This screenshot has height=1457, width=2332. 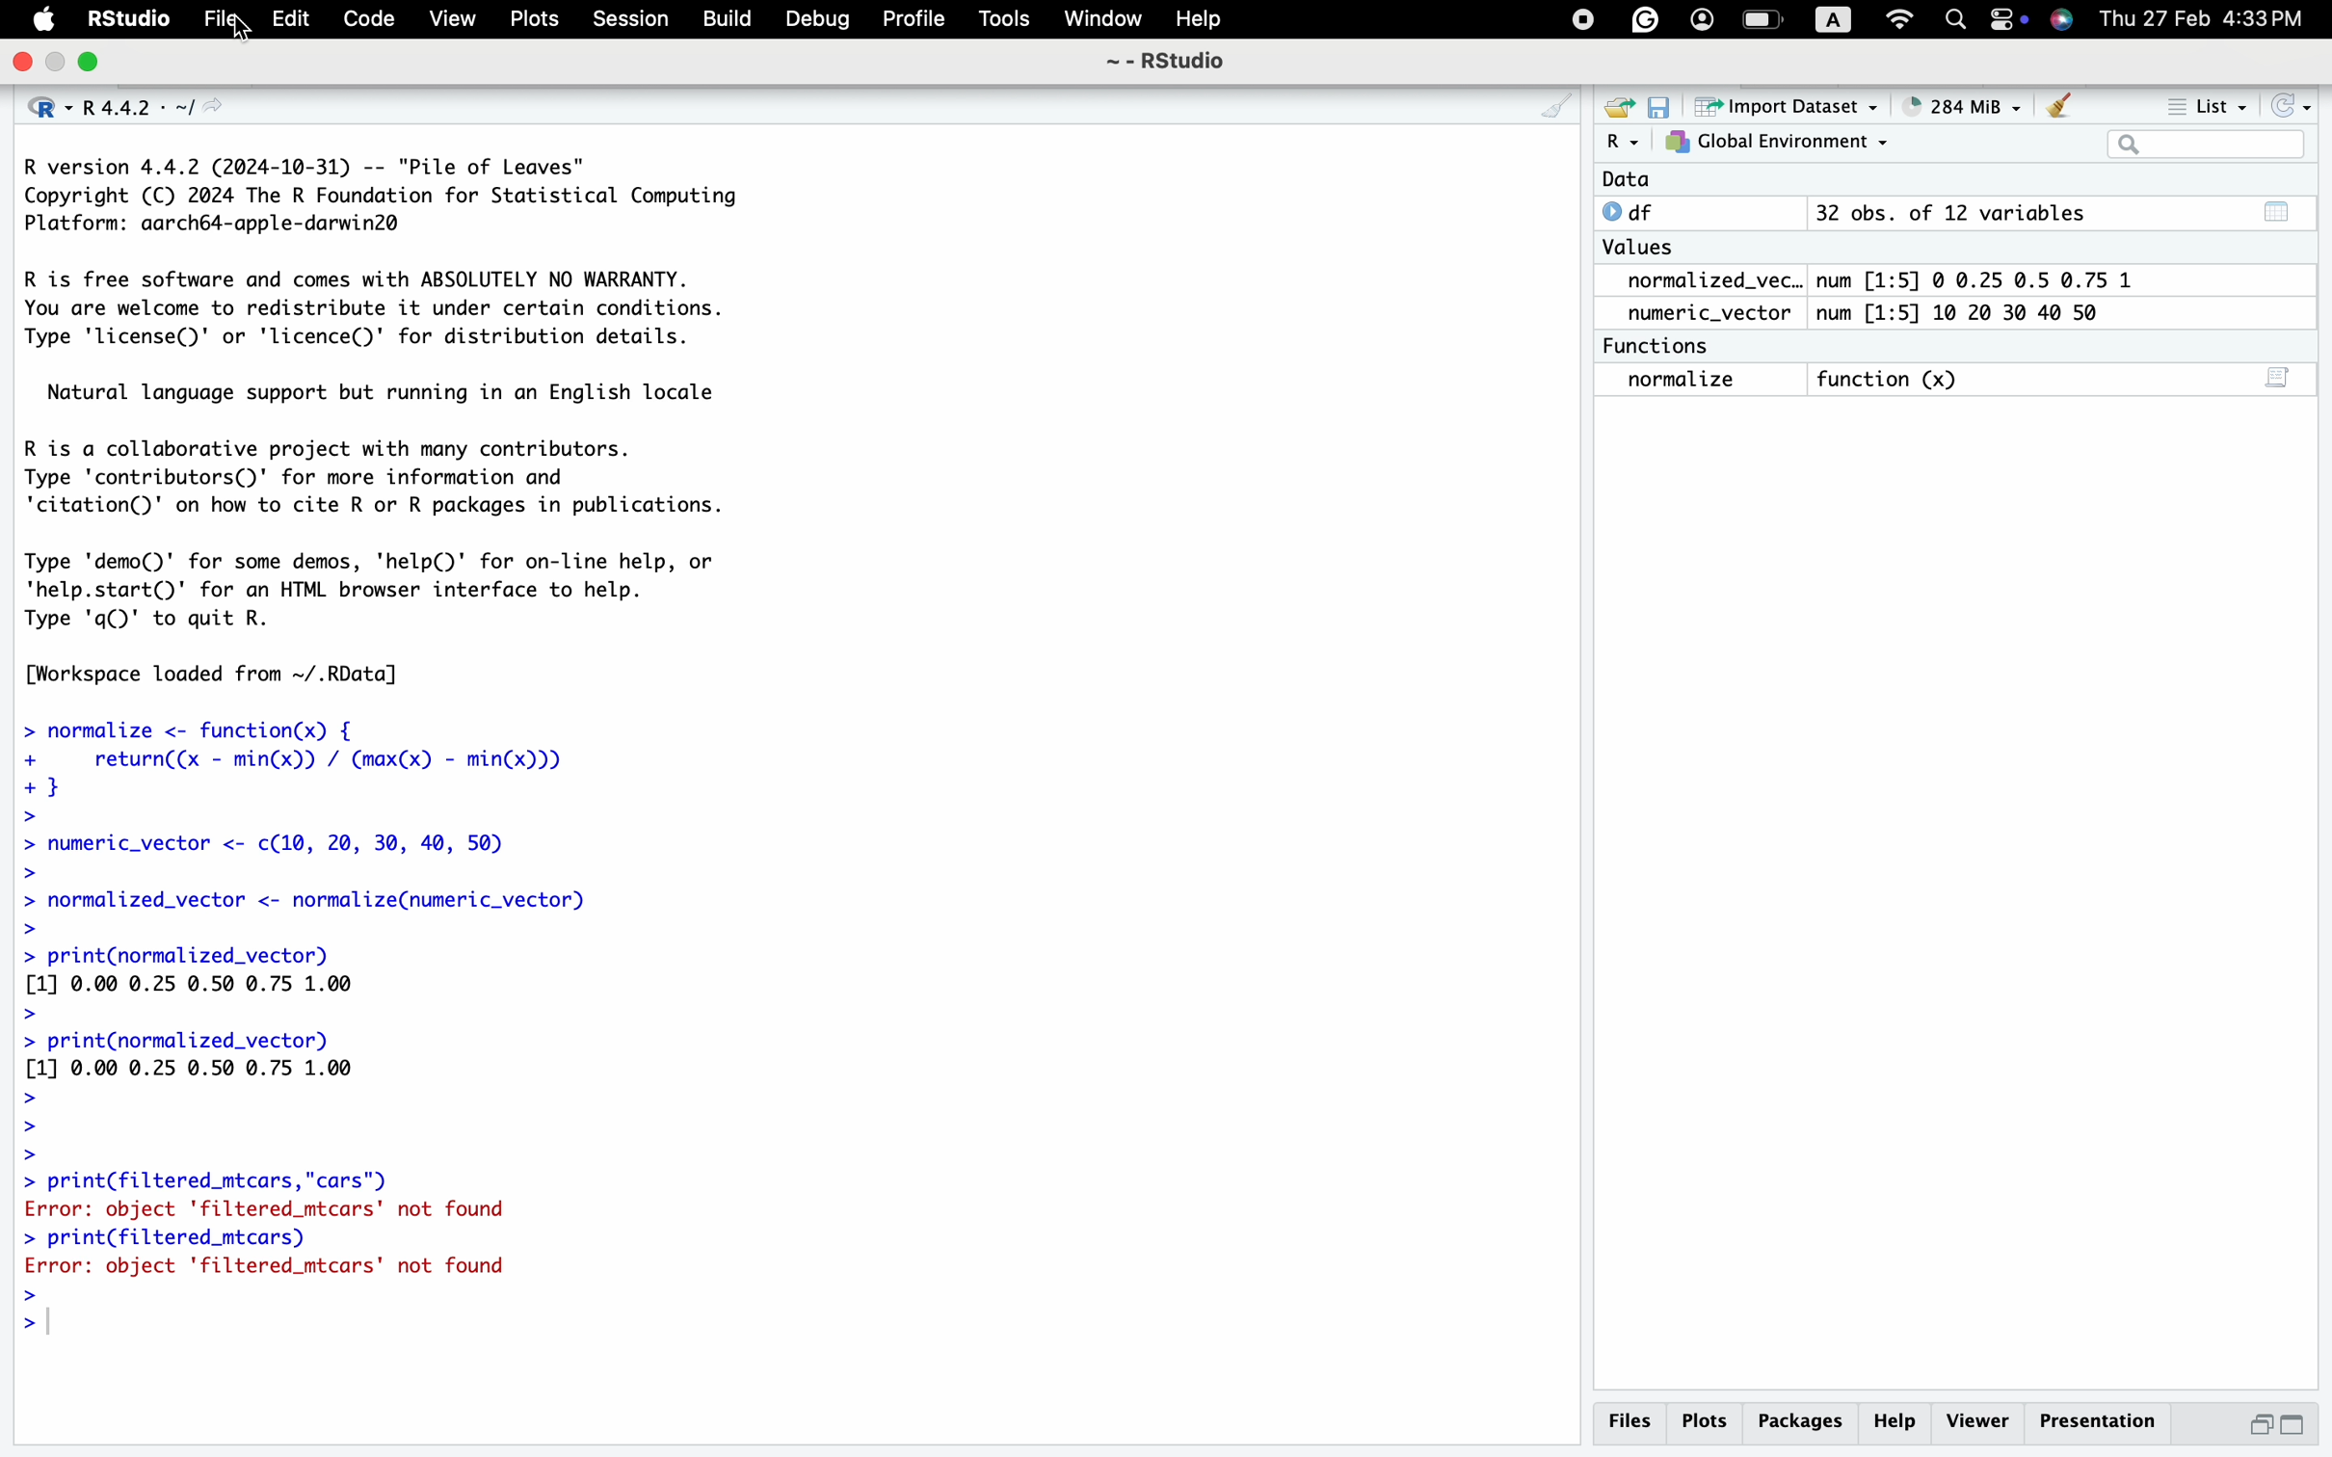 What do you see at coordinates (1805, 1417) in the screenshot?
I see `packages` at bounding box center [1805, 1417].